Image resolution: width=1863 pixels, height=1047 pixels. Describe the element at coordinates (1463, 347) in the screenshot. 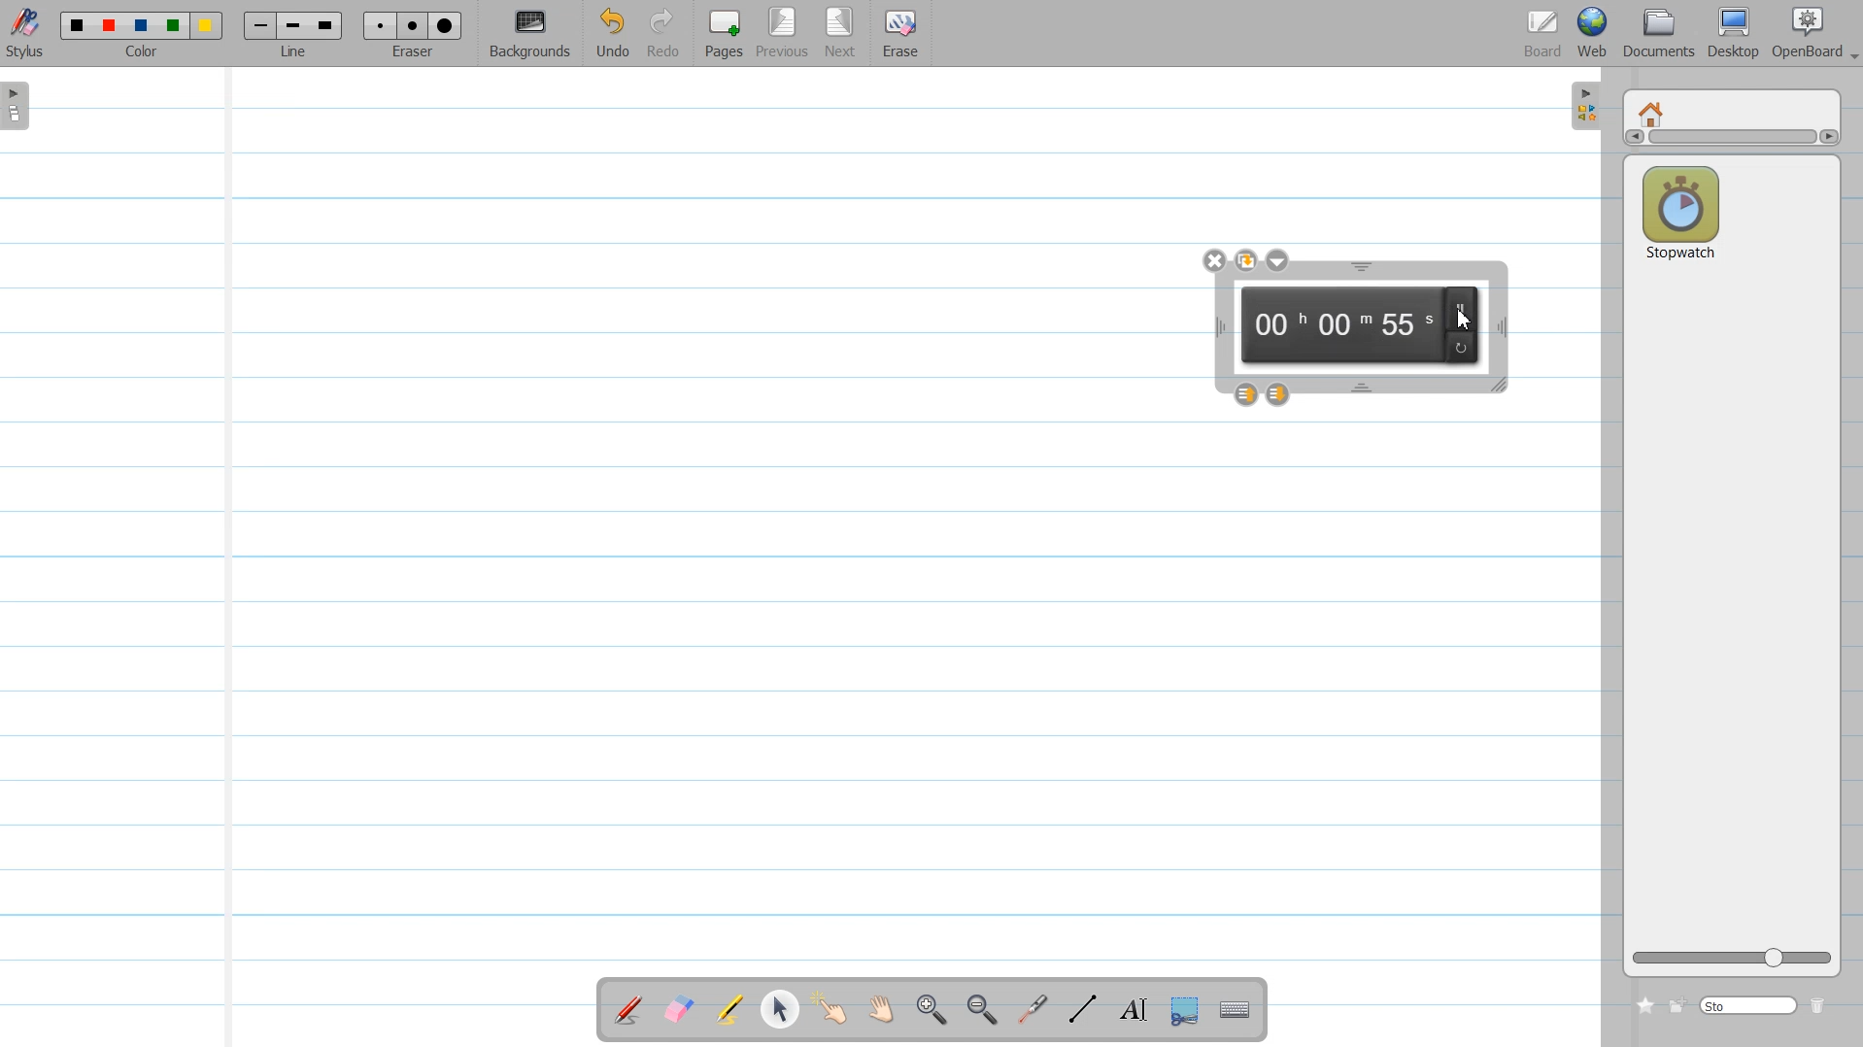

I see `reload` at that location.